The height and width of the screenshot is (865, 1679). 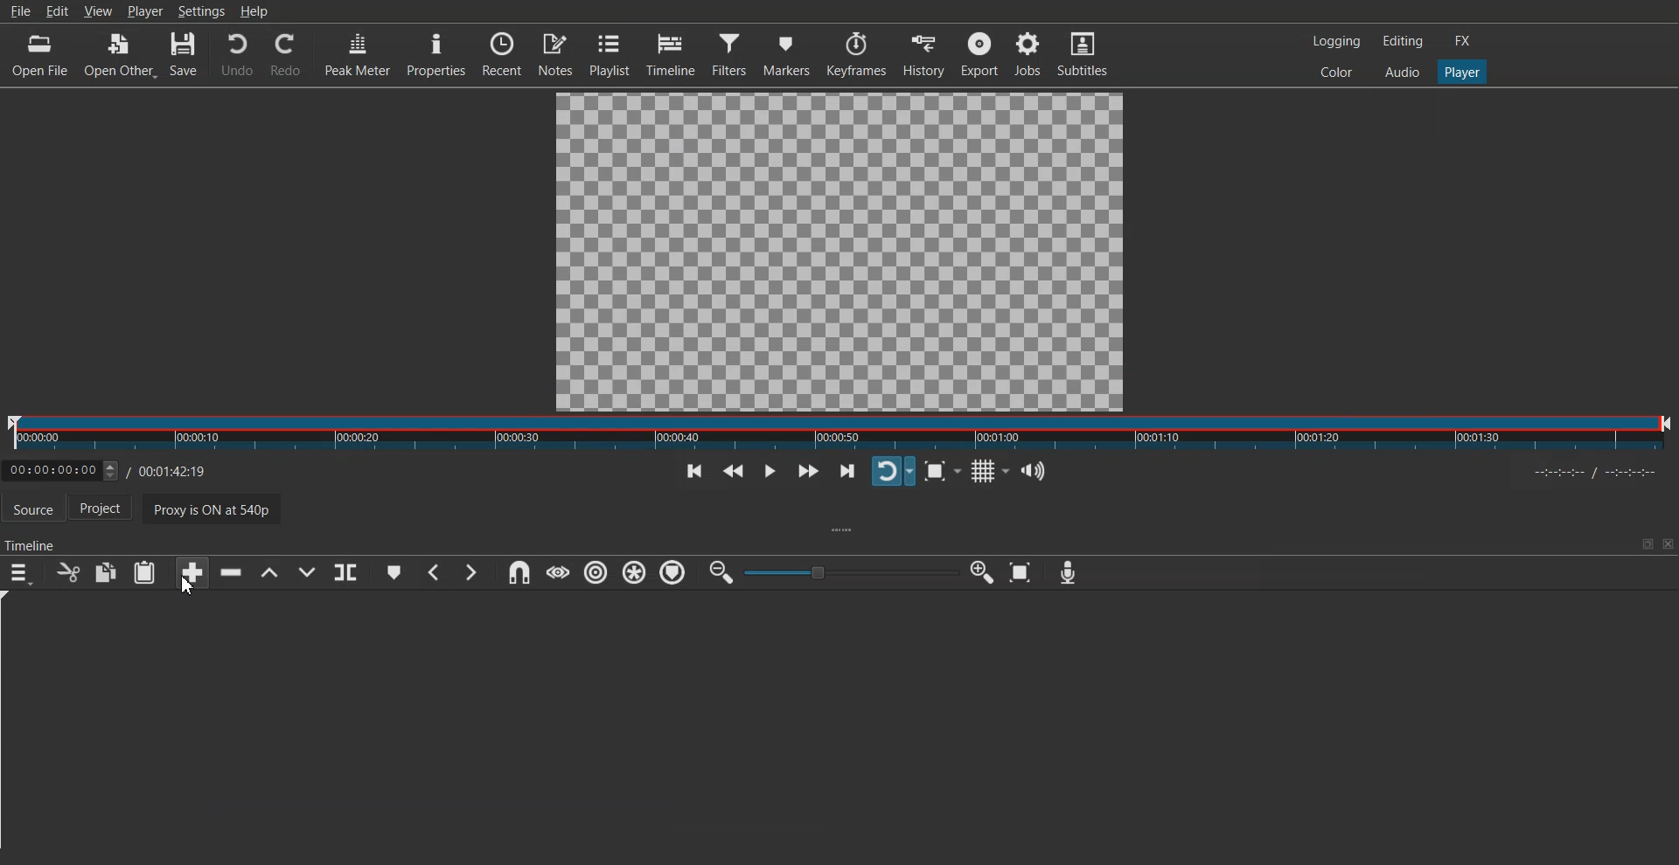 I want to click on Filters, so click(x=730, y=52).